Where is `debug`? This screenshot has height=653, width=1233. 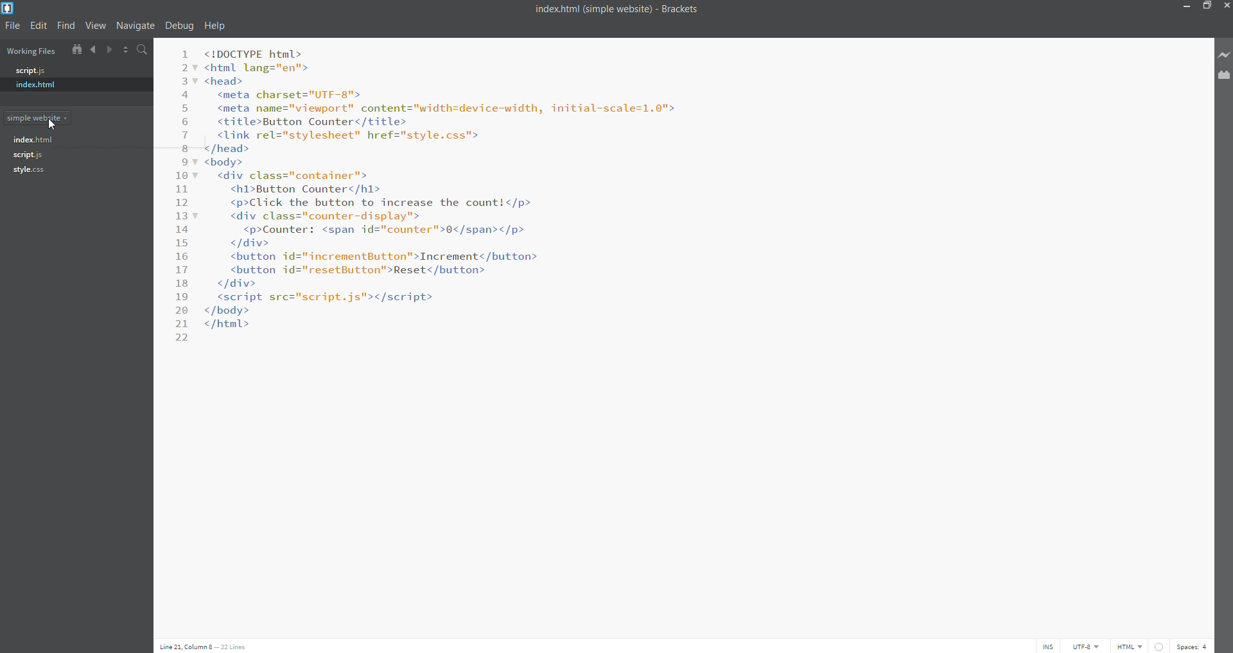 debug is located at coordinates (177, 25).